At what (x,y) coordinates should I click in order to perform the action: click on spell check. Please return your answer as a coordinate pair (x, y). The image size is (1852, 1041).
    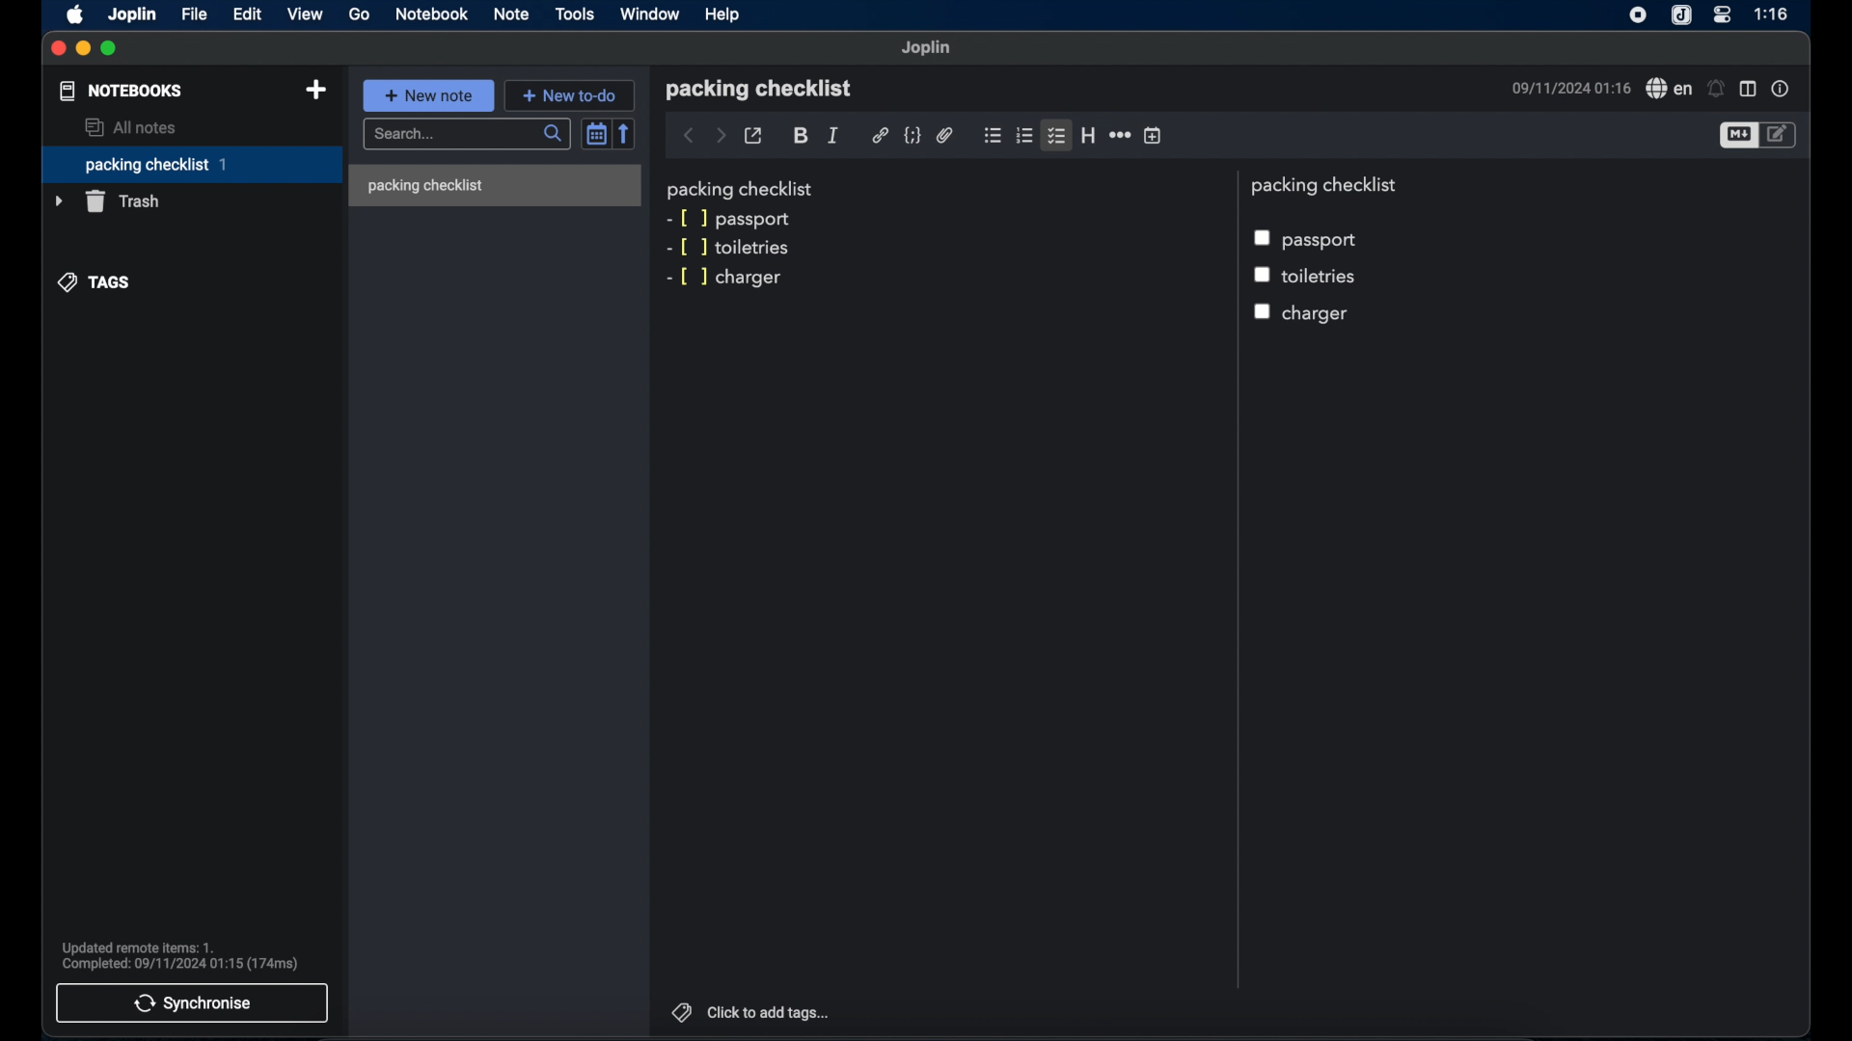
    Looking at the image, I should click on (1669, 89).